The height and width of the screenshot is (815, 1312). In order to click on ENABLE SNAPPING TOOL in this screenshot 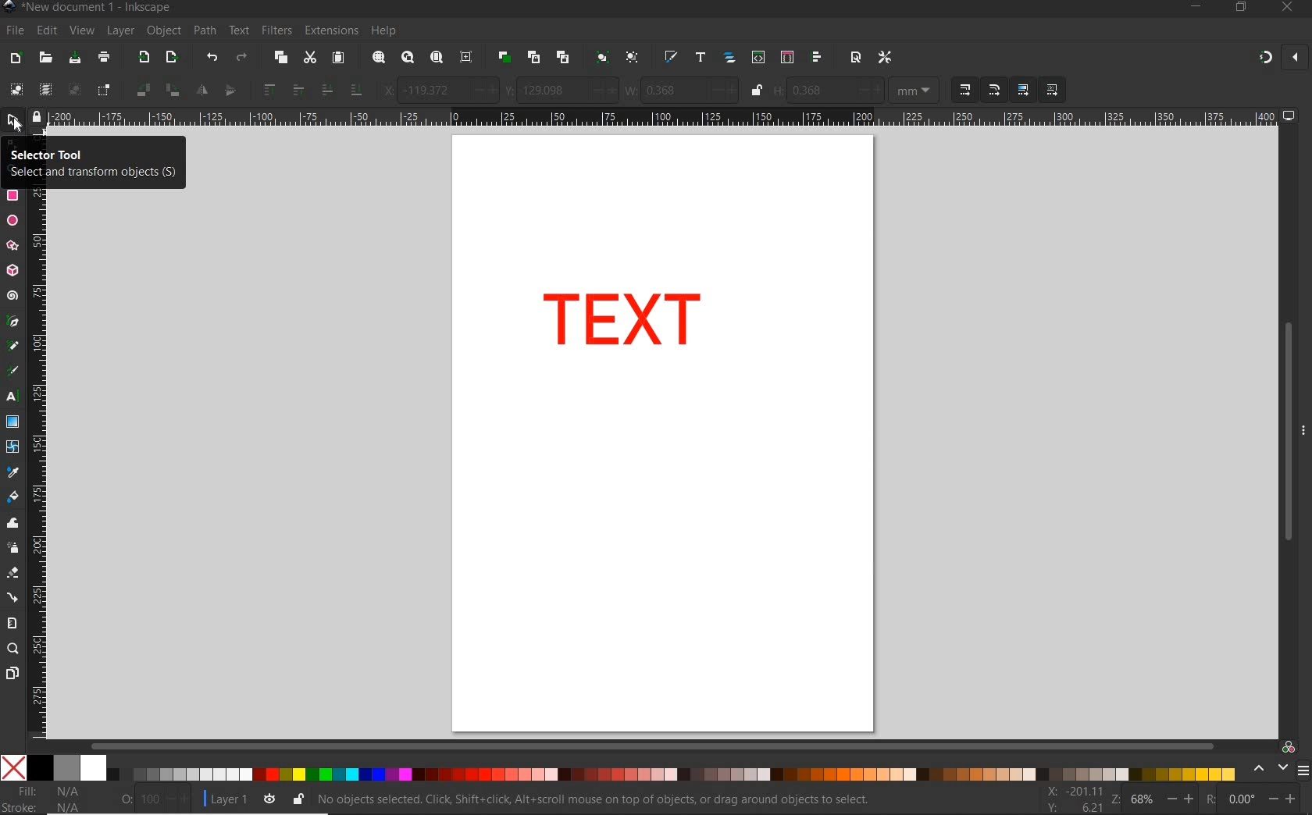, I will do `click(1282, 57)`.